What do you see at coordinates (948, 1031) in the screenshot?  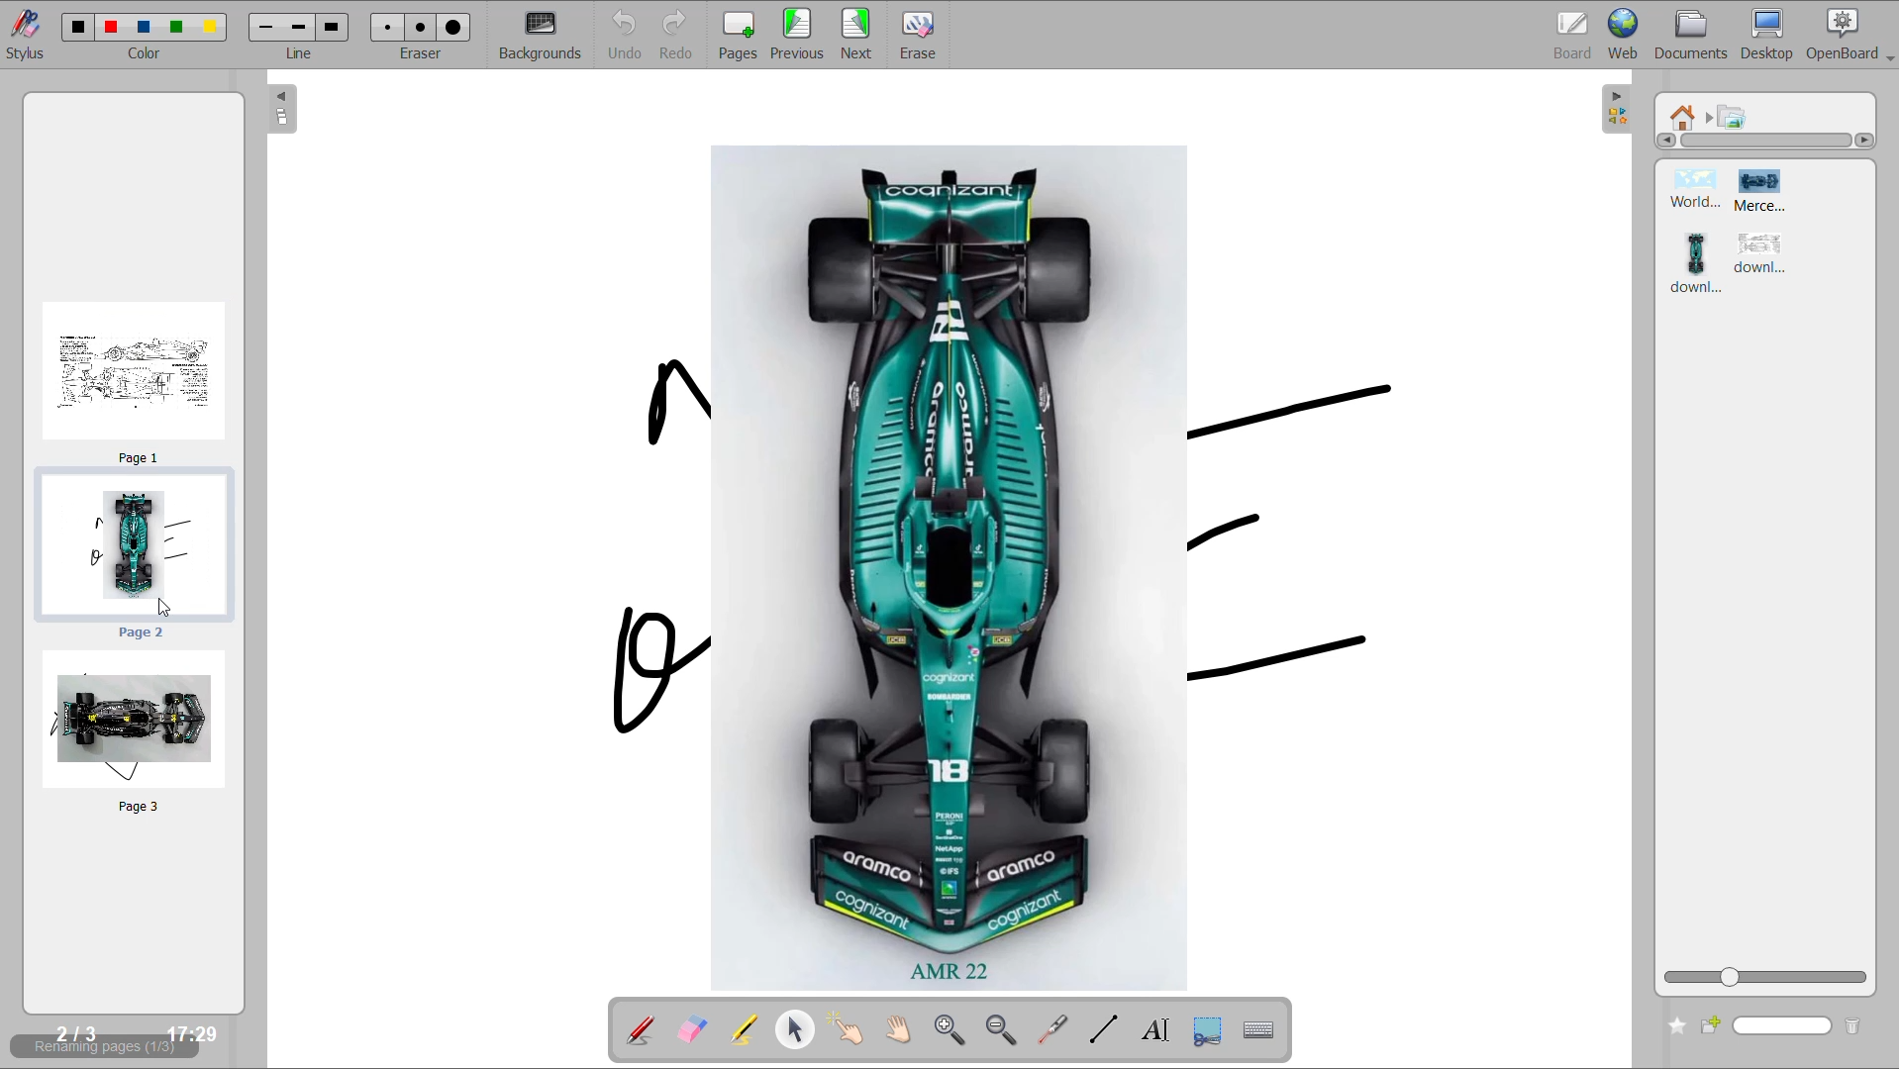 I see `zoom in` at bounding box center [948, 1031].